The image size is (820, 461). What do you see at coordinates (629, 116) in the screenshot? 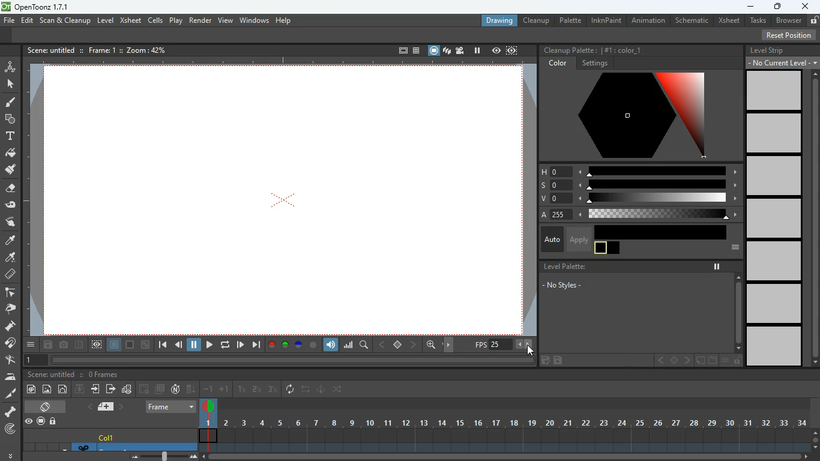
I see `color` at bounding box center [629, 116].